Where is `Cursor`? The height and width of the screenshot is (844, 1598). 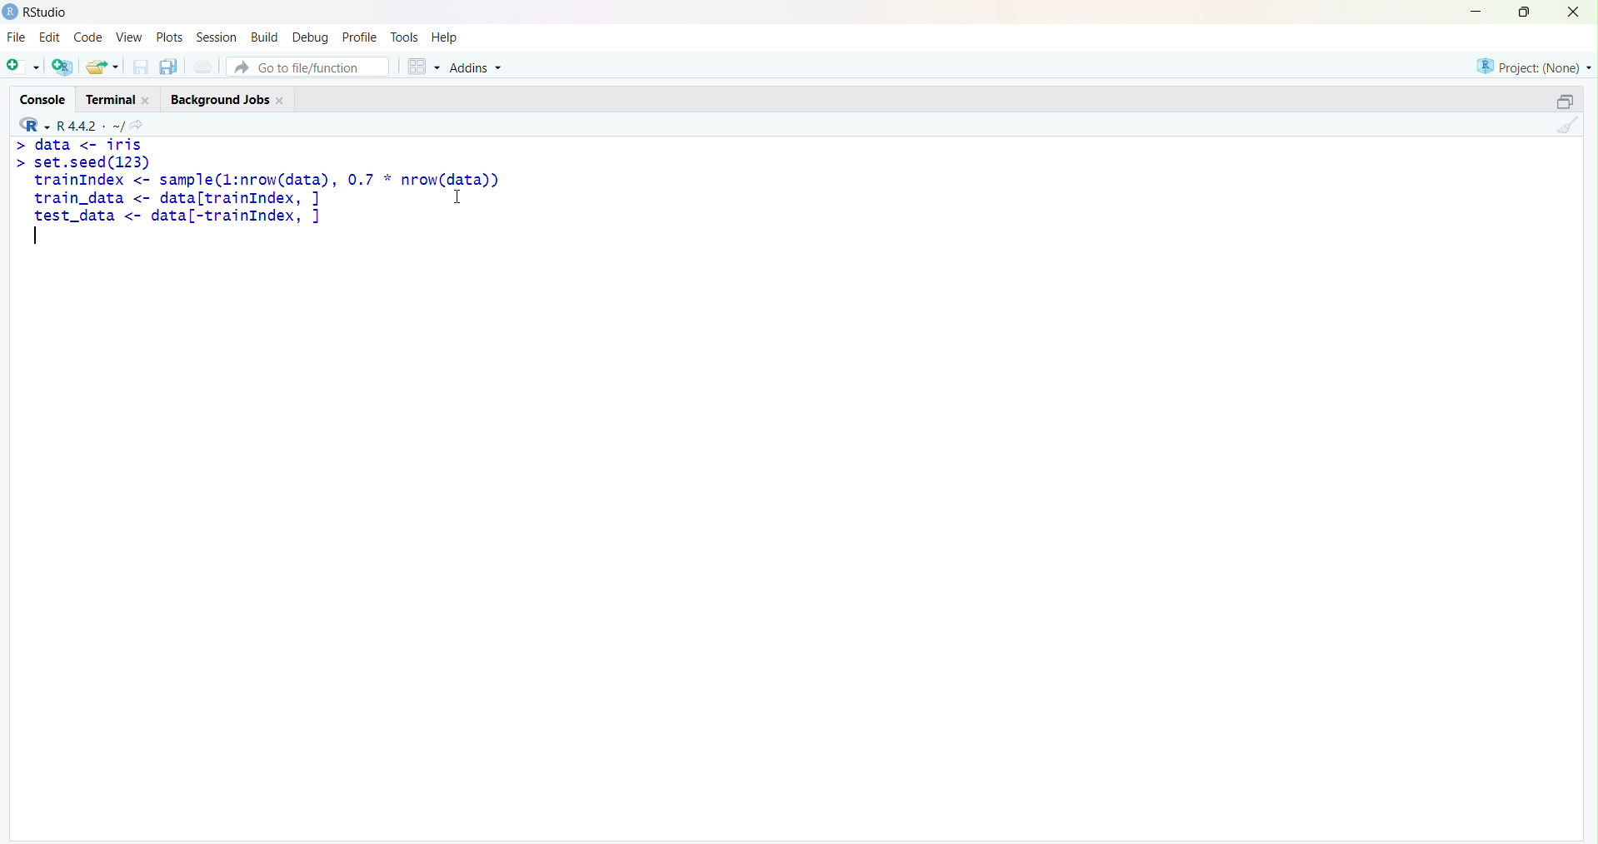
Cursor is located at coordinates (465, 196).